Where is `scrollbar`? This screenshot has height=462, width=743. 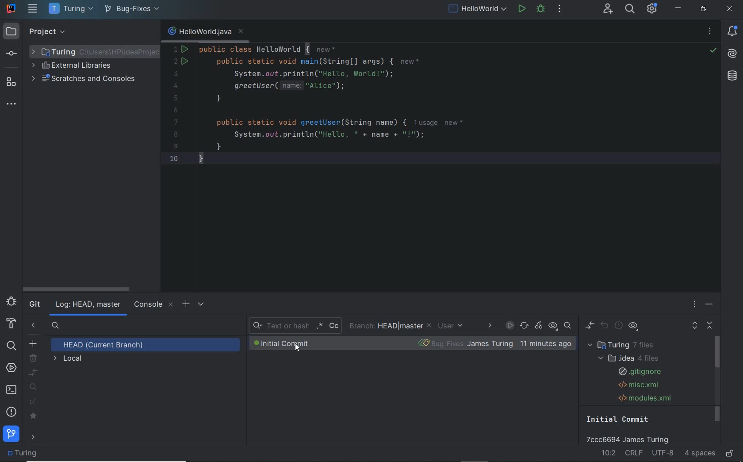
scrollbar is located at coordinates (75, 289).